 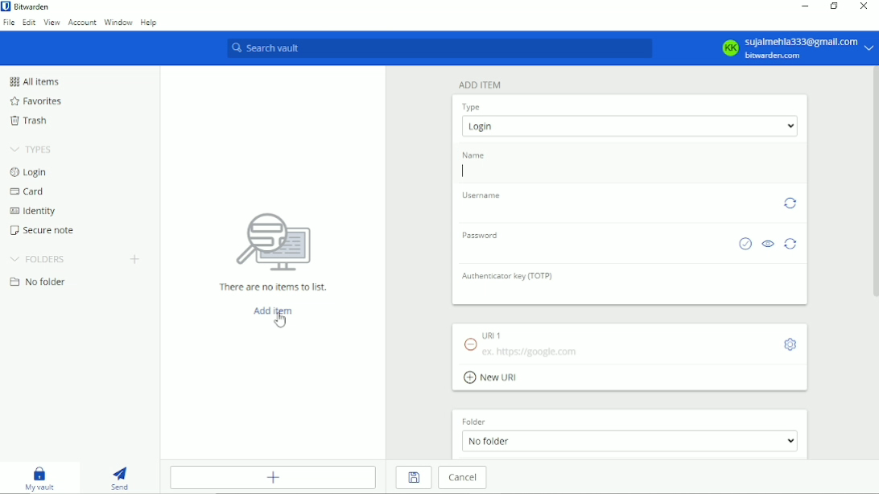 What do you see at coordinates (463, 477) in the screenshot?
I see `Cancel` at bounding box center [463, 477].